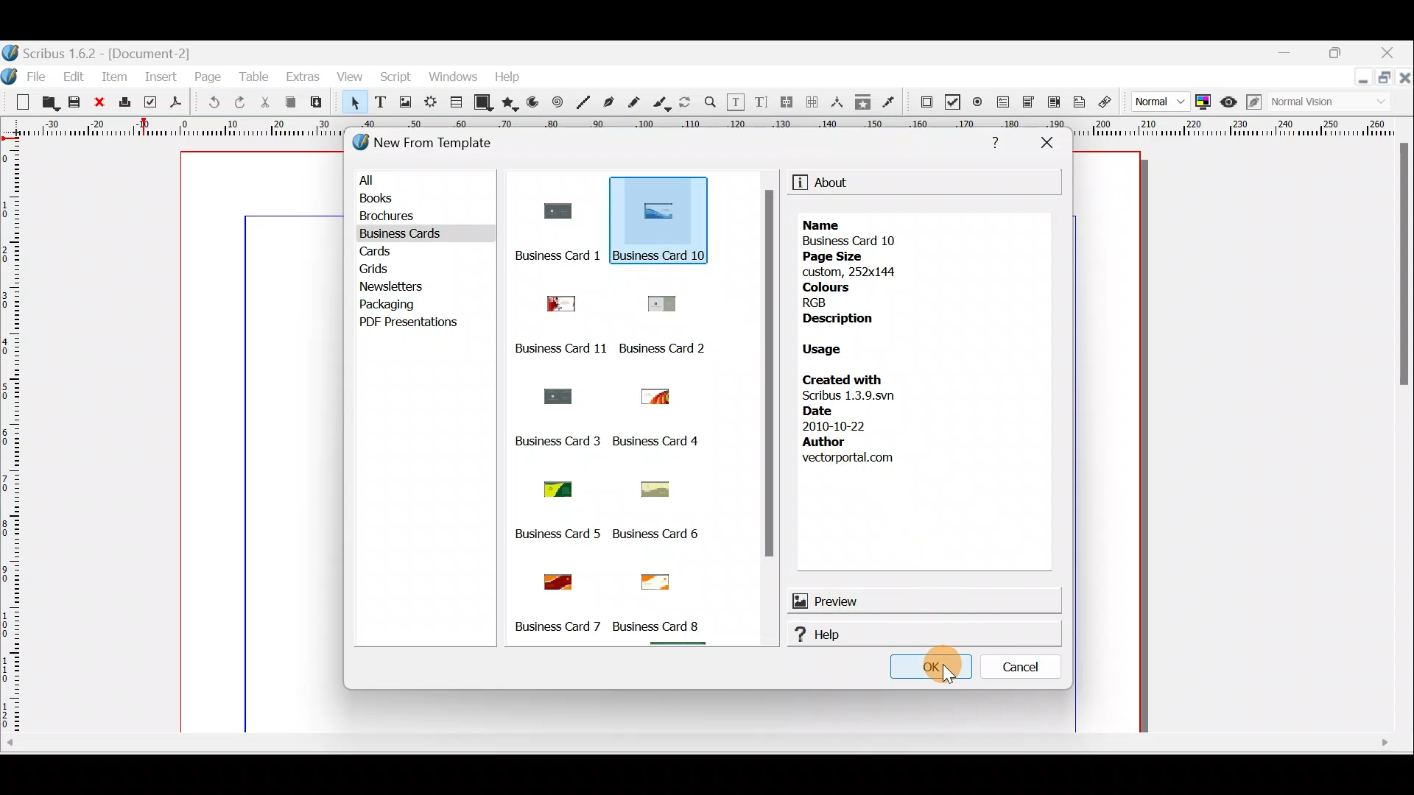 This screenshot has width=1414, height=795. What do you see at coordinates (557, 578) in the screenshot?
I see `Business card image` at bounding box center [557, 578].